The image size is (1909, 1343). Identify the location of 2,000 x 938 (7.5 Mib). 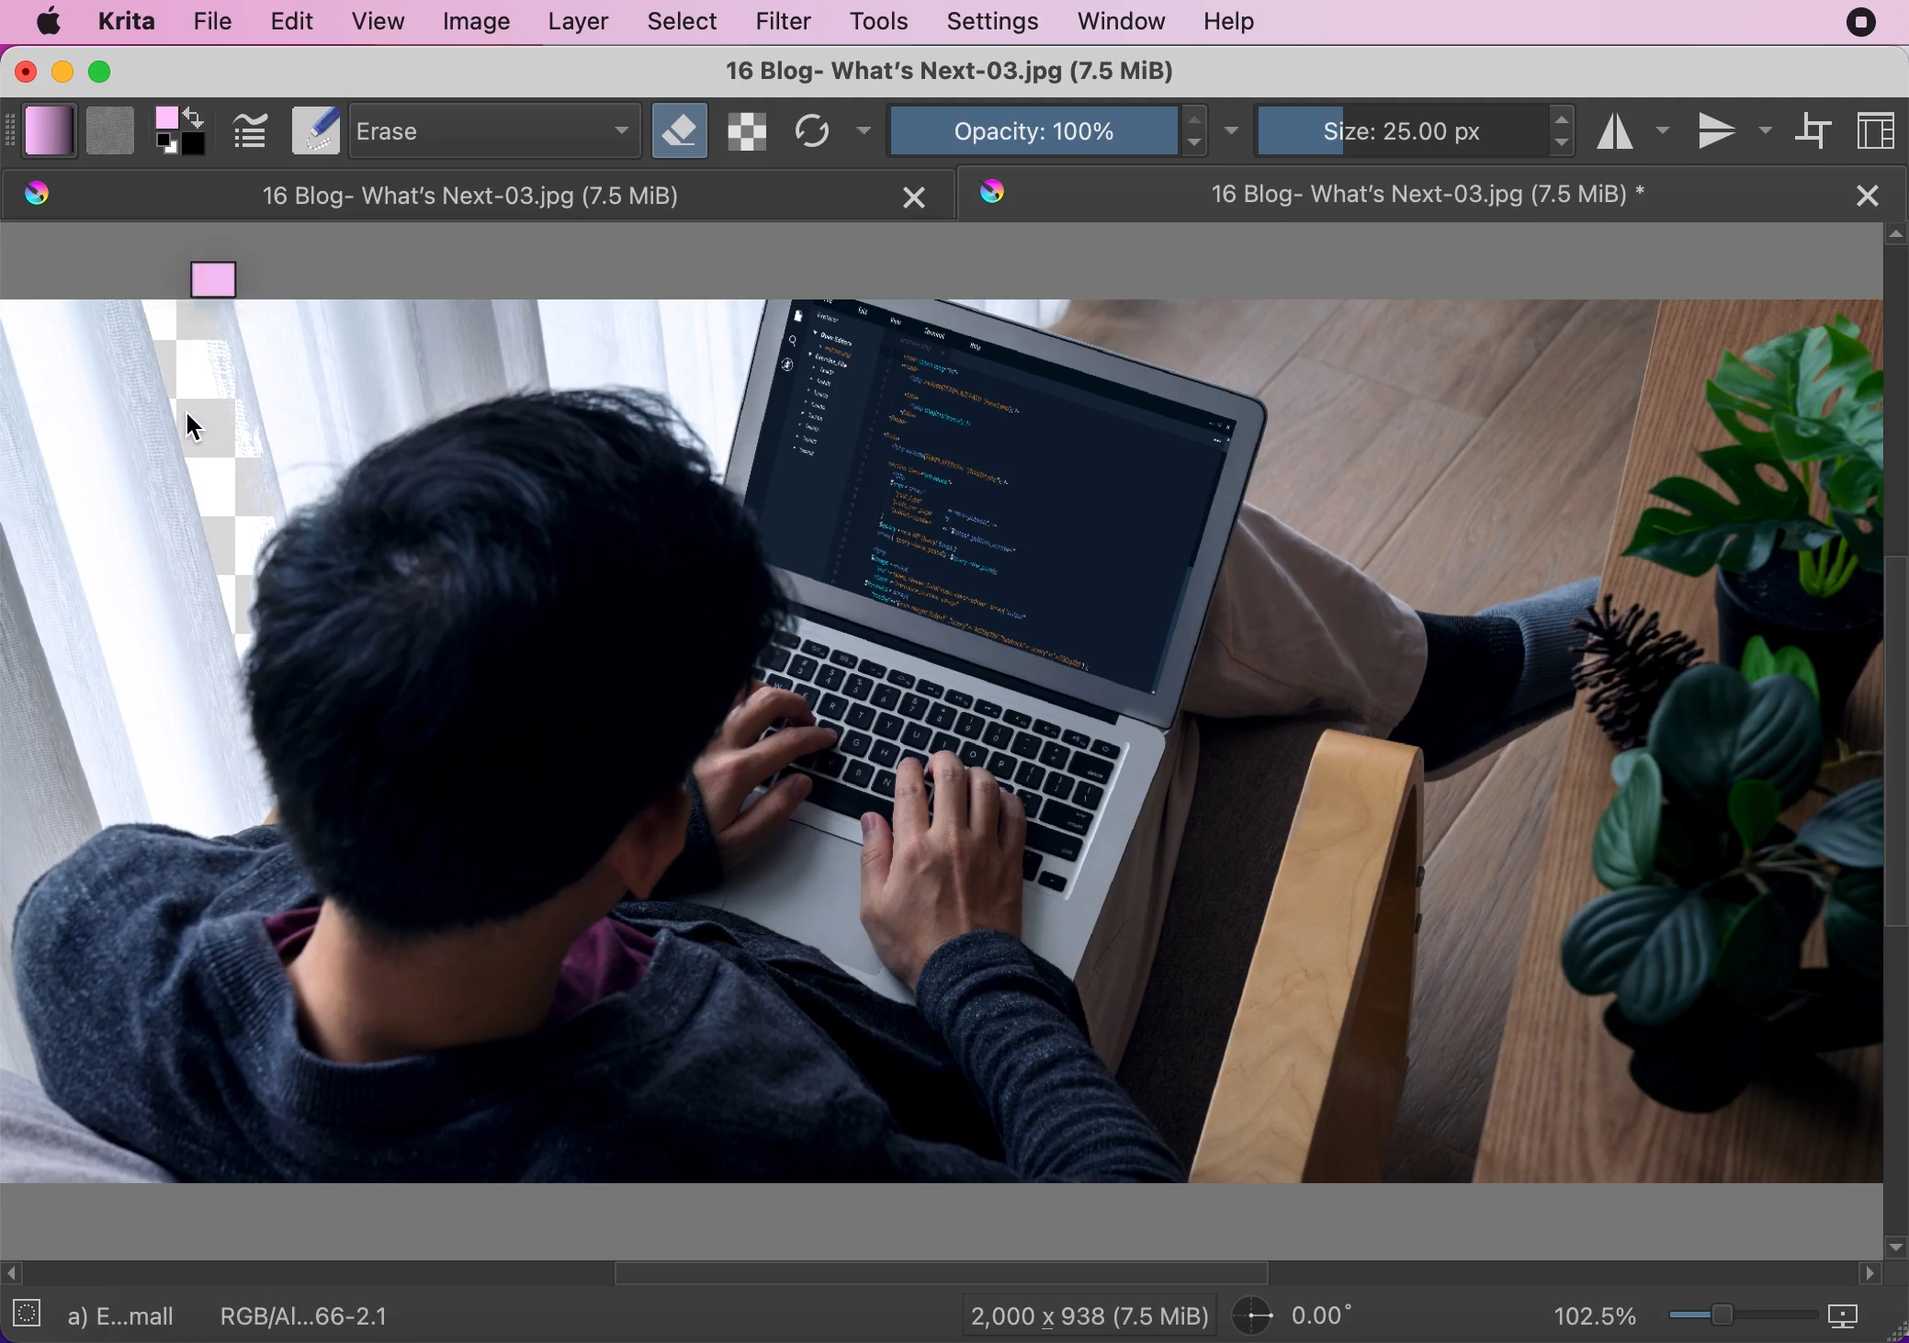
(1079, 1315).